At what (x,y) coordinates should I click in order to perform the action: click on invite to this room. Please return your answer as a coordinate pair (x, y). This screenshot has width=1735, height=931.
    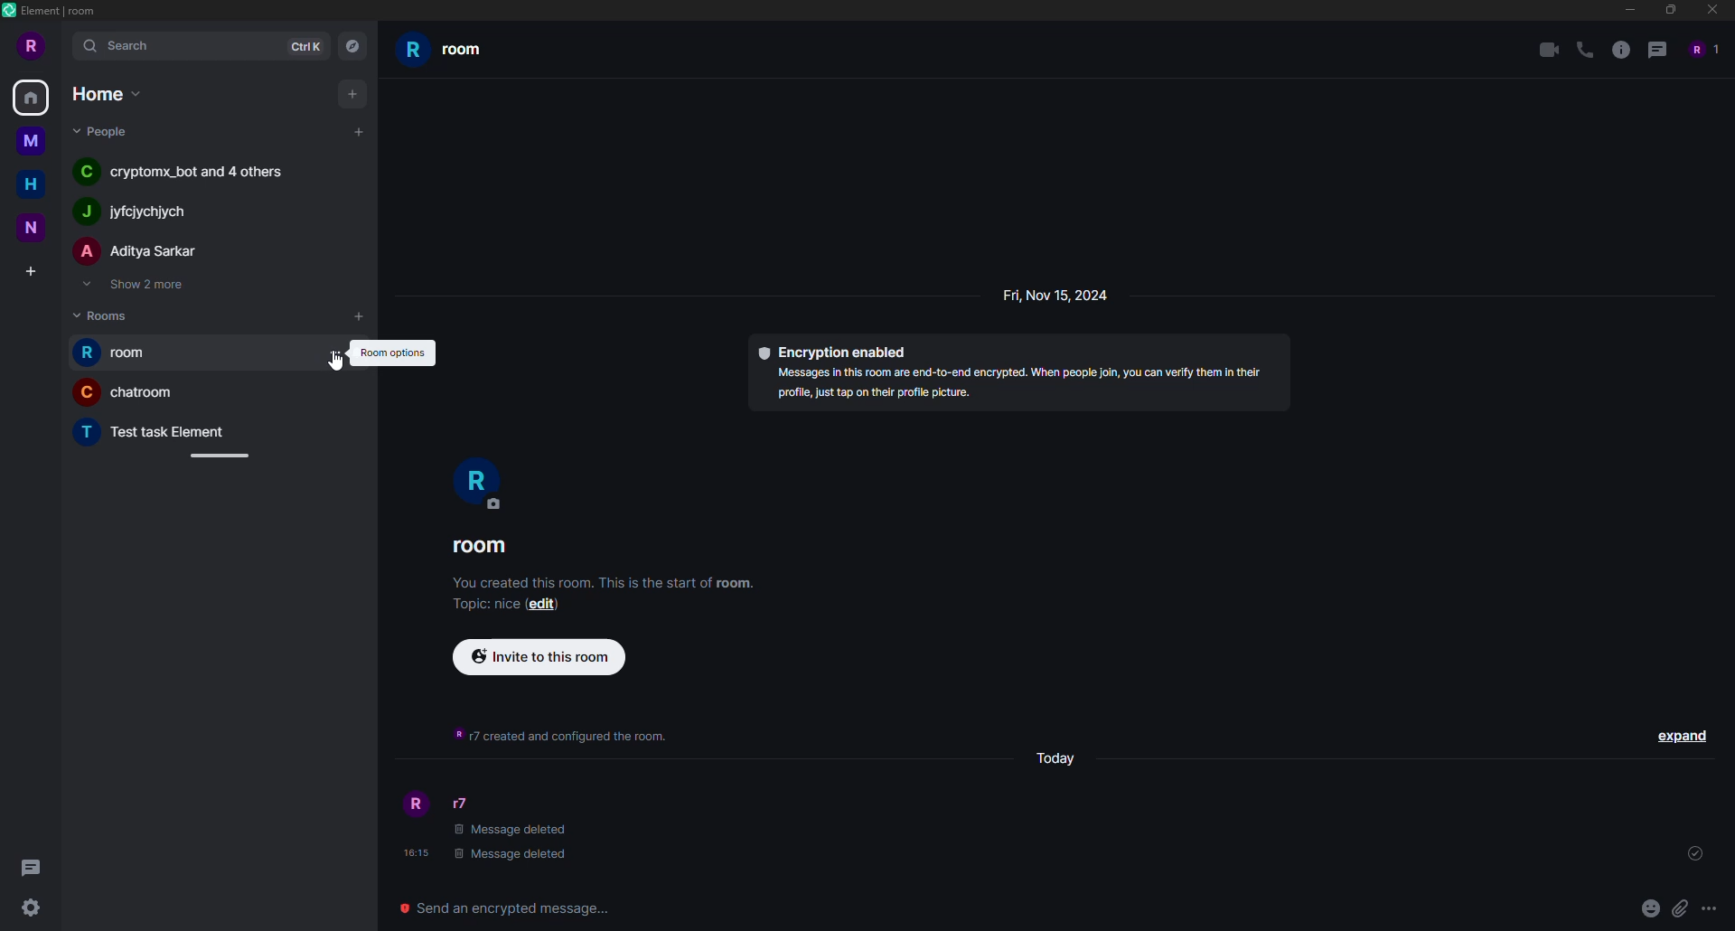
    Looking at the image, I should click on (537, 657).